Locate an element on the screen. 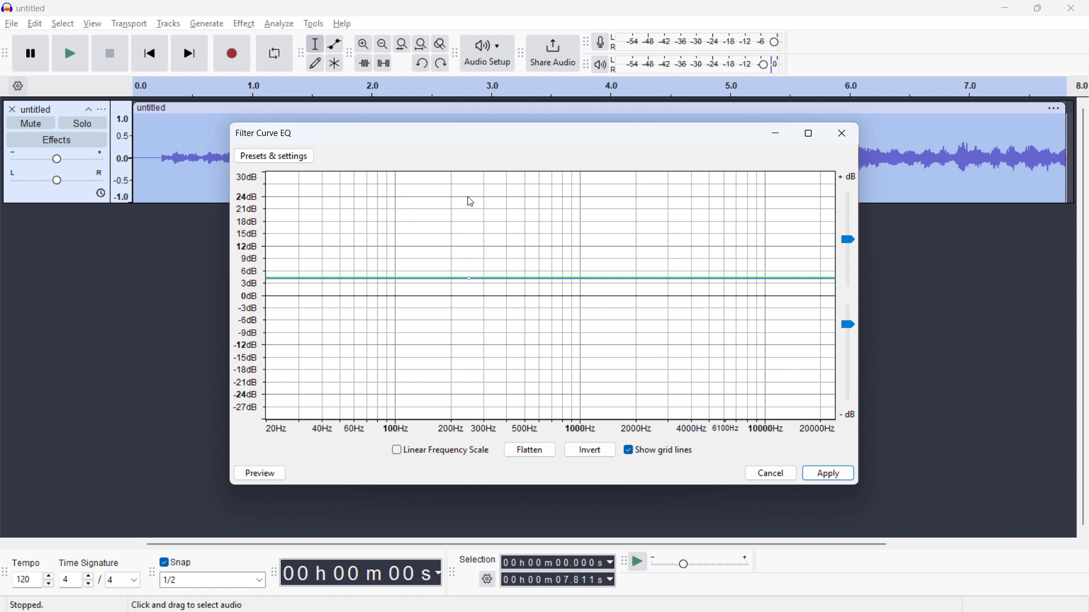 The image size is (1089, 612). Audio setup  is located at coordinates (487, 53).